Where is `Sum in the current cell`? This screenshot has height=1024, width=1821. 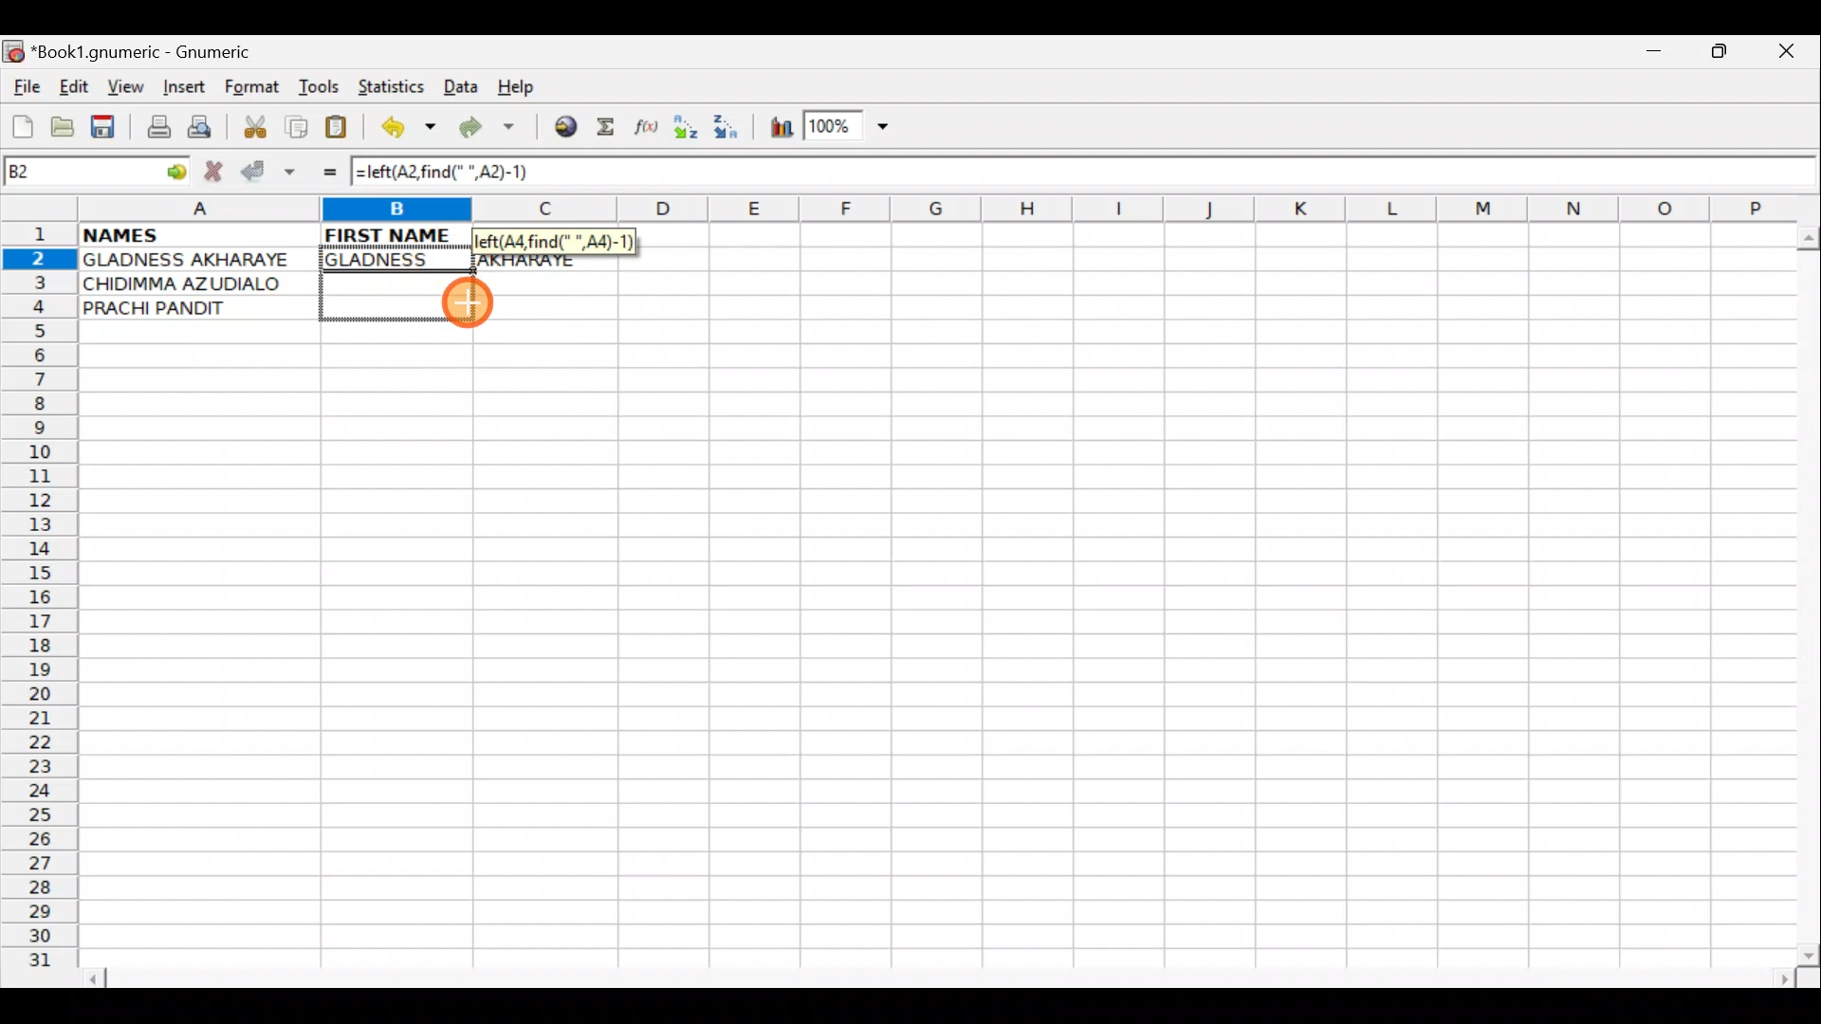 Sum in the current cell is located at coordinates (612, 128).